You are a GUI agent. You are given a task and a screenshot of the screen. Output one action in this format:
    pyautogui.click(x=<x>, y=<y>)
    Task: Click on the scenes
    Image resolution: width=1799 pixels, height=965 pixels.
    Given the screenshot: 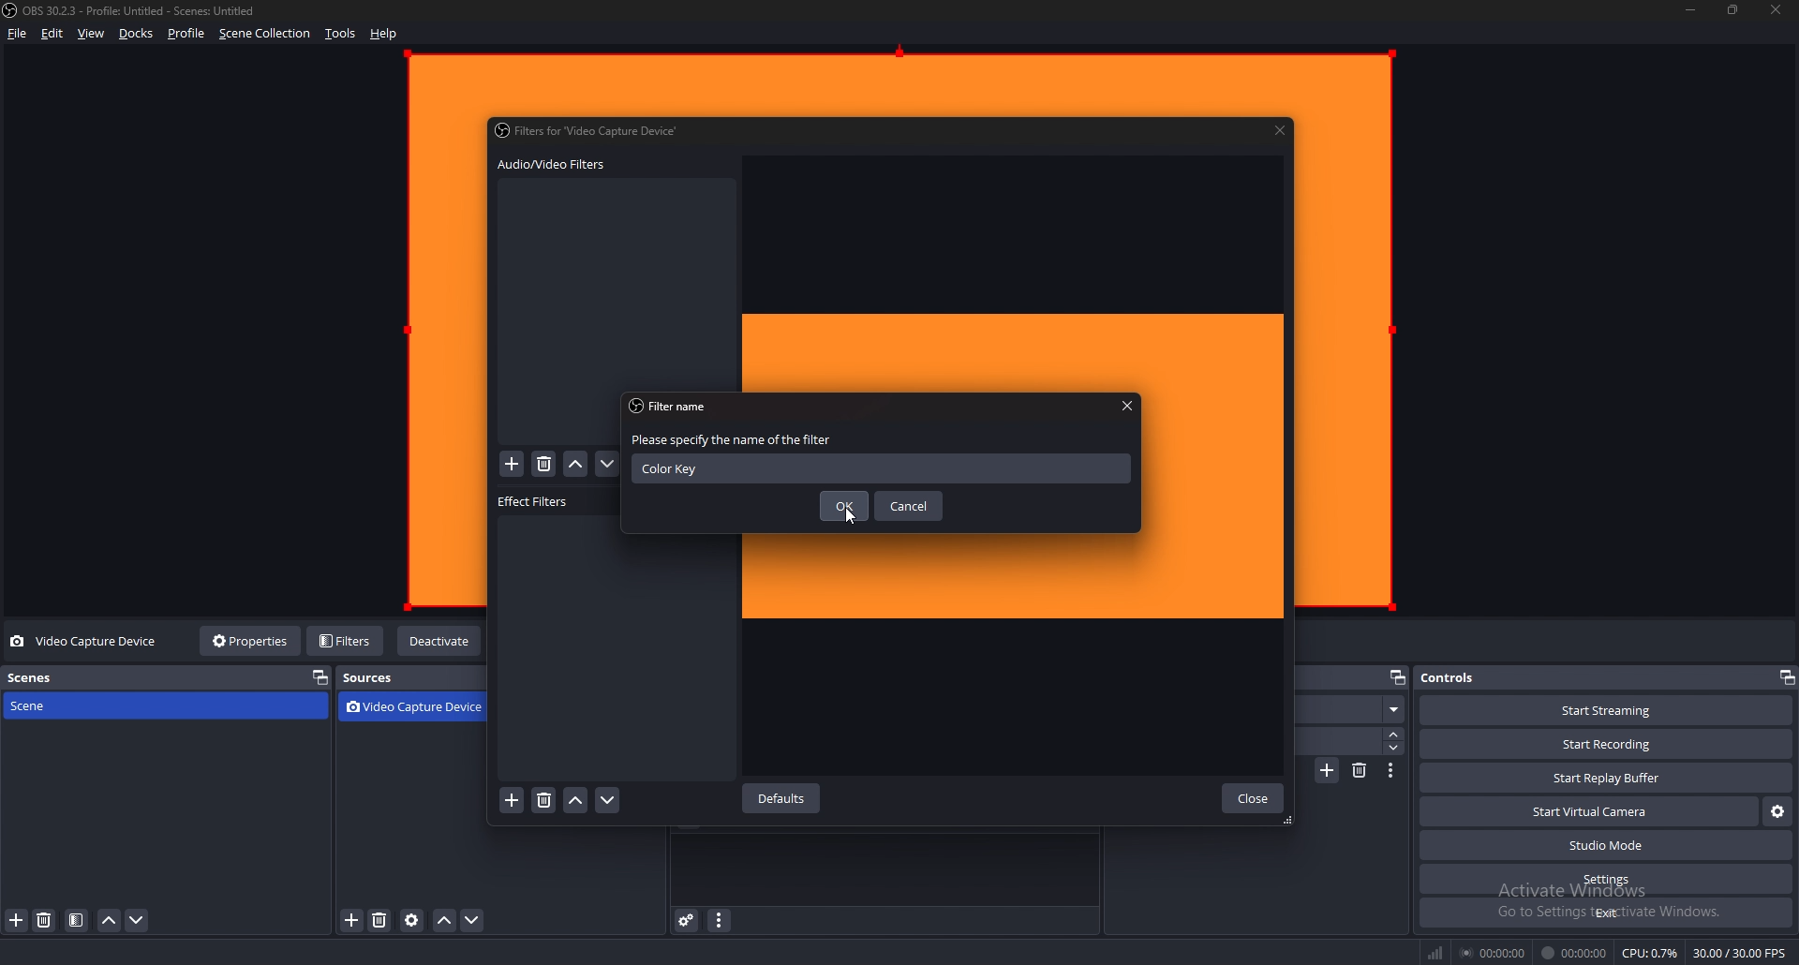 What is the action you would take?
    pyautogui.click(x=93, y=677)
    